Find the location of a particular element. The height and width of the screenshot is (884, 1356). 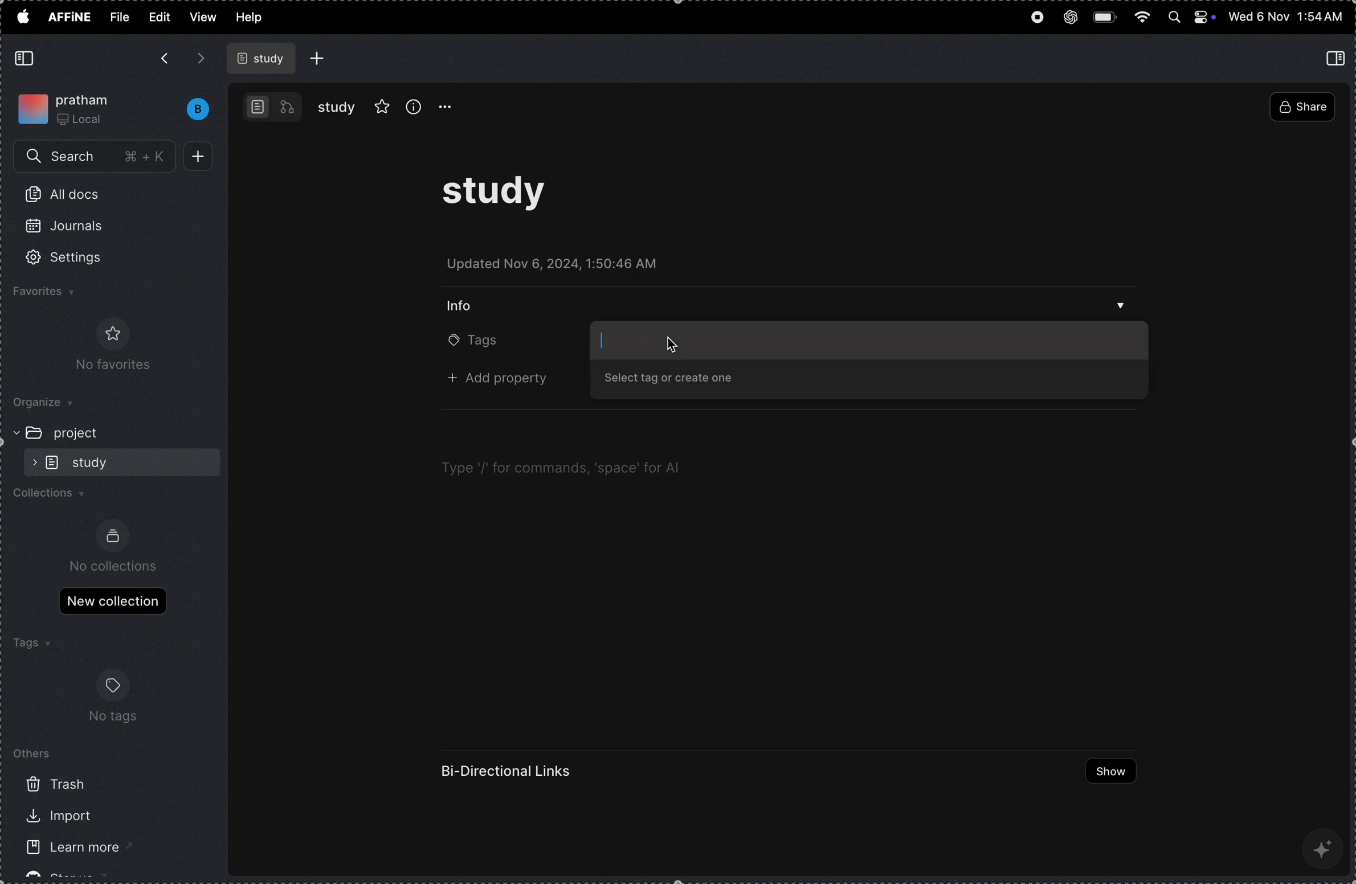

apple widgets is located at coordinates (1191, 18).